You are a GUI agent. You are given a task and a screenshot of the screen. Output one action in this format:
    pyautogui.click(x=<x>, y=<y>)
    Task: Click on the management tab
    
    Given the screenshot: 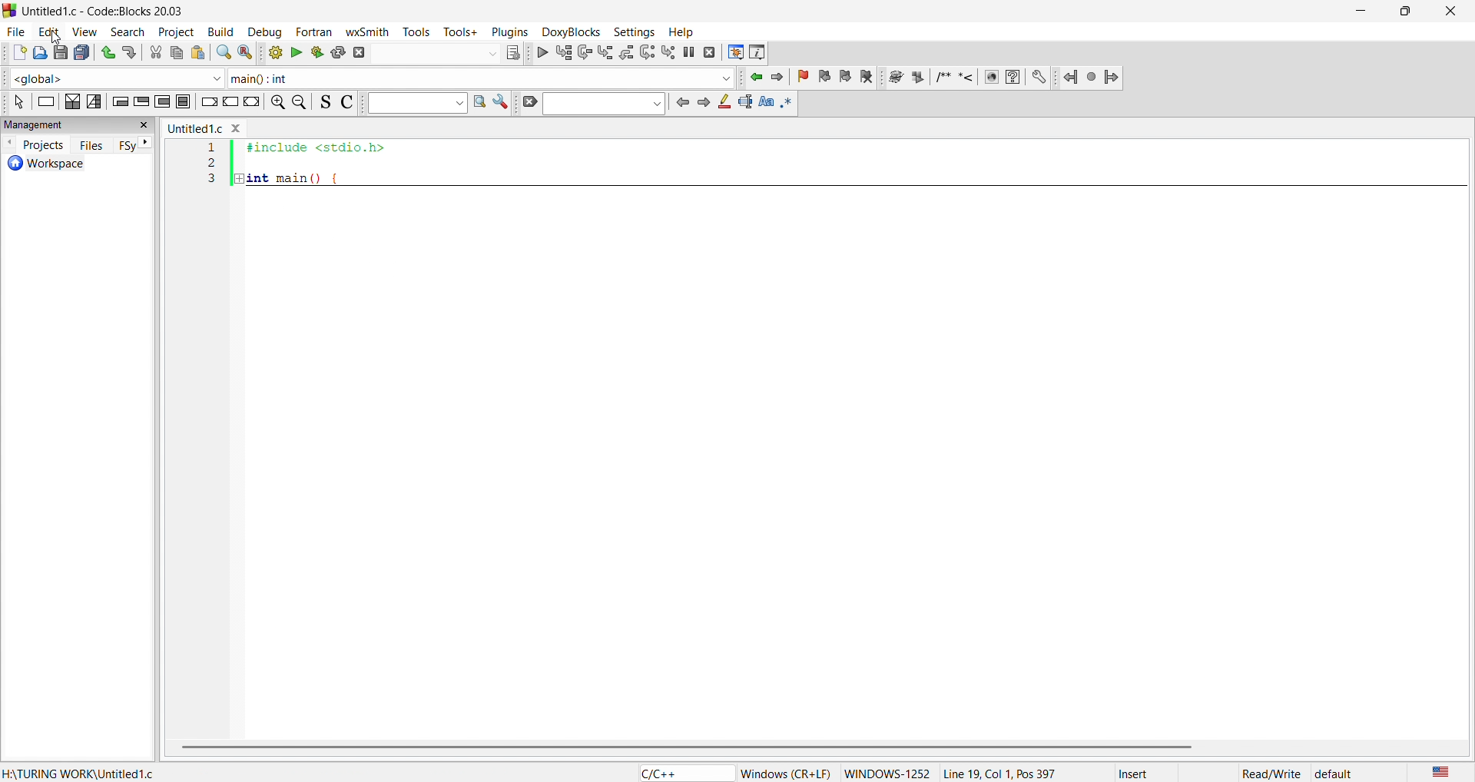 What is the action you would take?
    pyautogui.click(x=65, y=124)
    